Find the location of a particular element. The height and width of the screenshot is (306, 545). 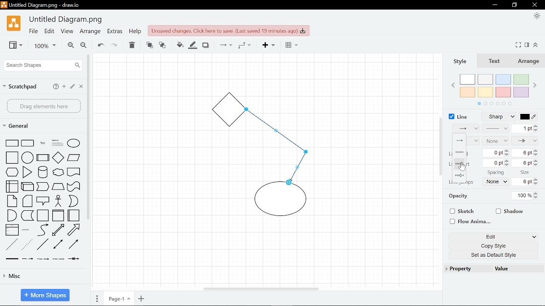

shape is located at coordinates (10, 187).